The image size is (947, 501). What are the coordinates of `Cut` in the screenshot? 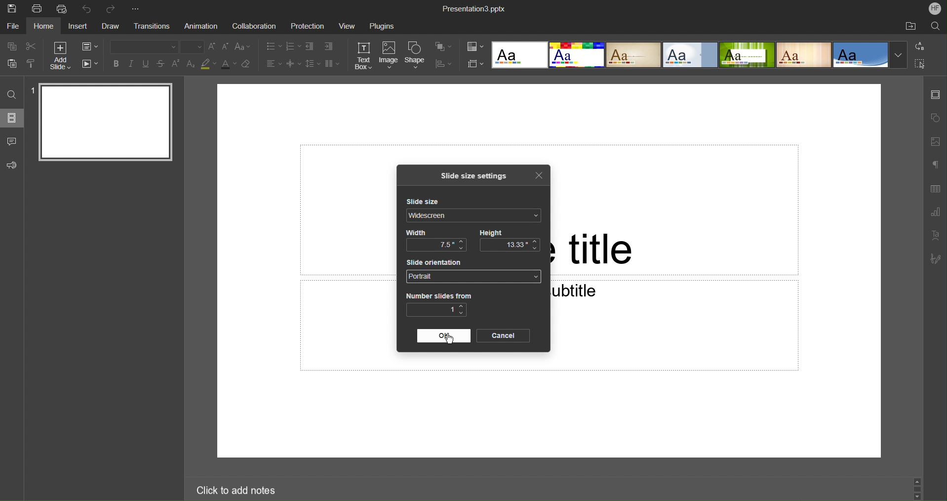 It's located at (31, 46).